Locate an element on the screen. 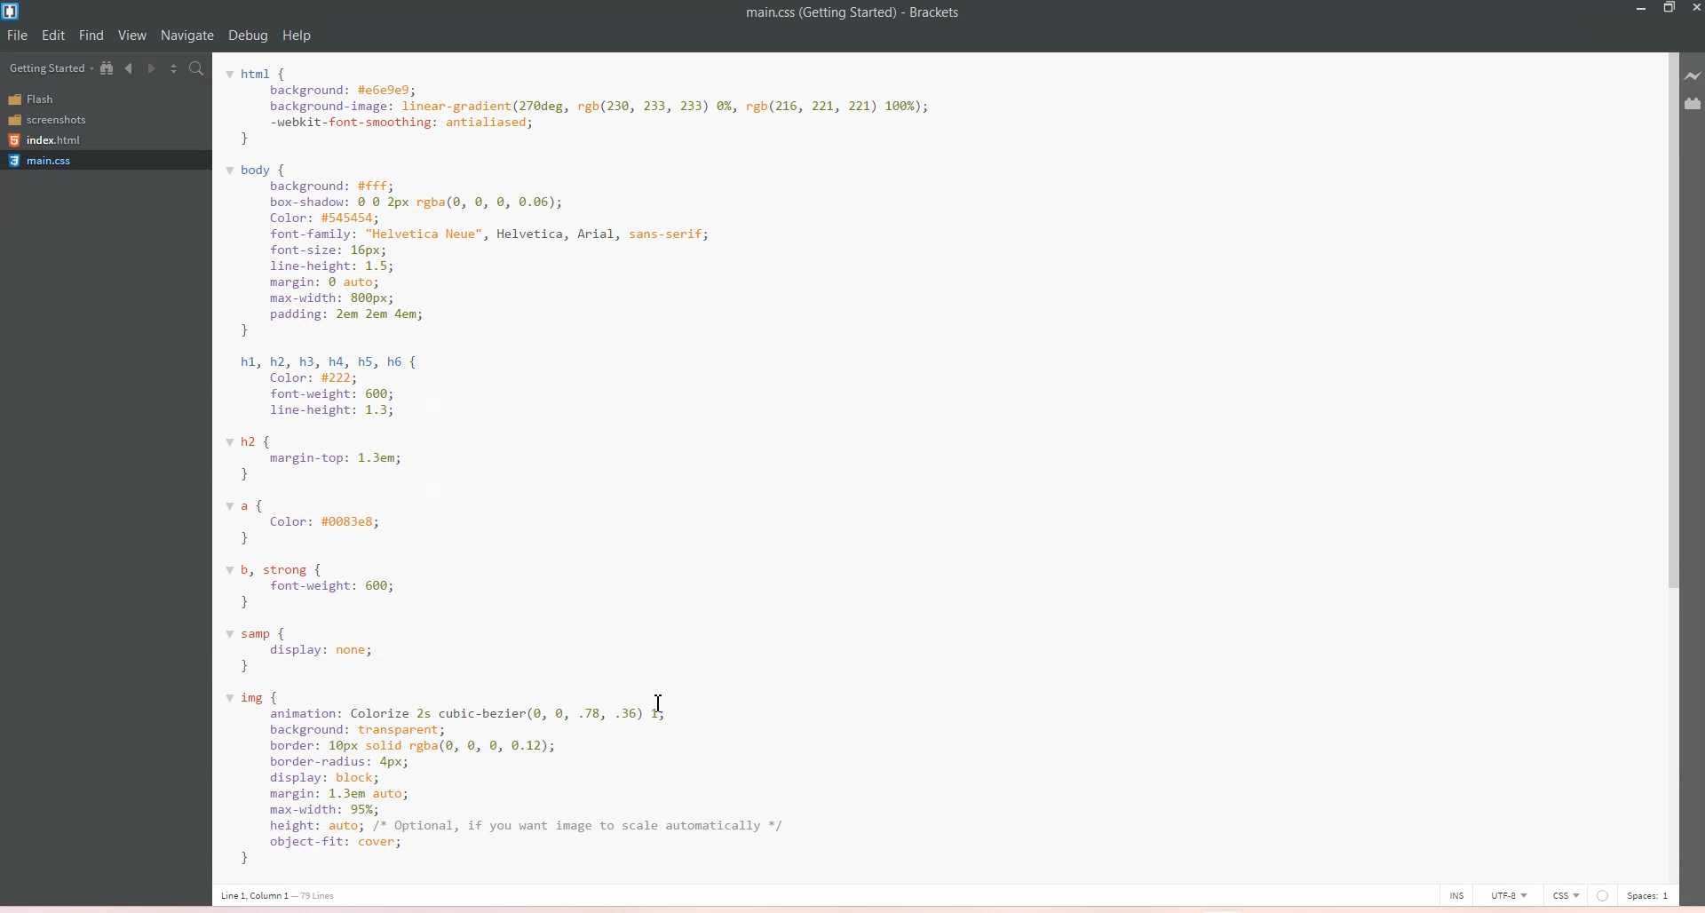 The height and width of the screenshot is (913, 1705). Spaces: 1 is located at coordinates (1651, 896).